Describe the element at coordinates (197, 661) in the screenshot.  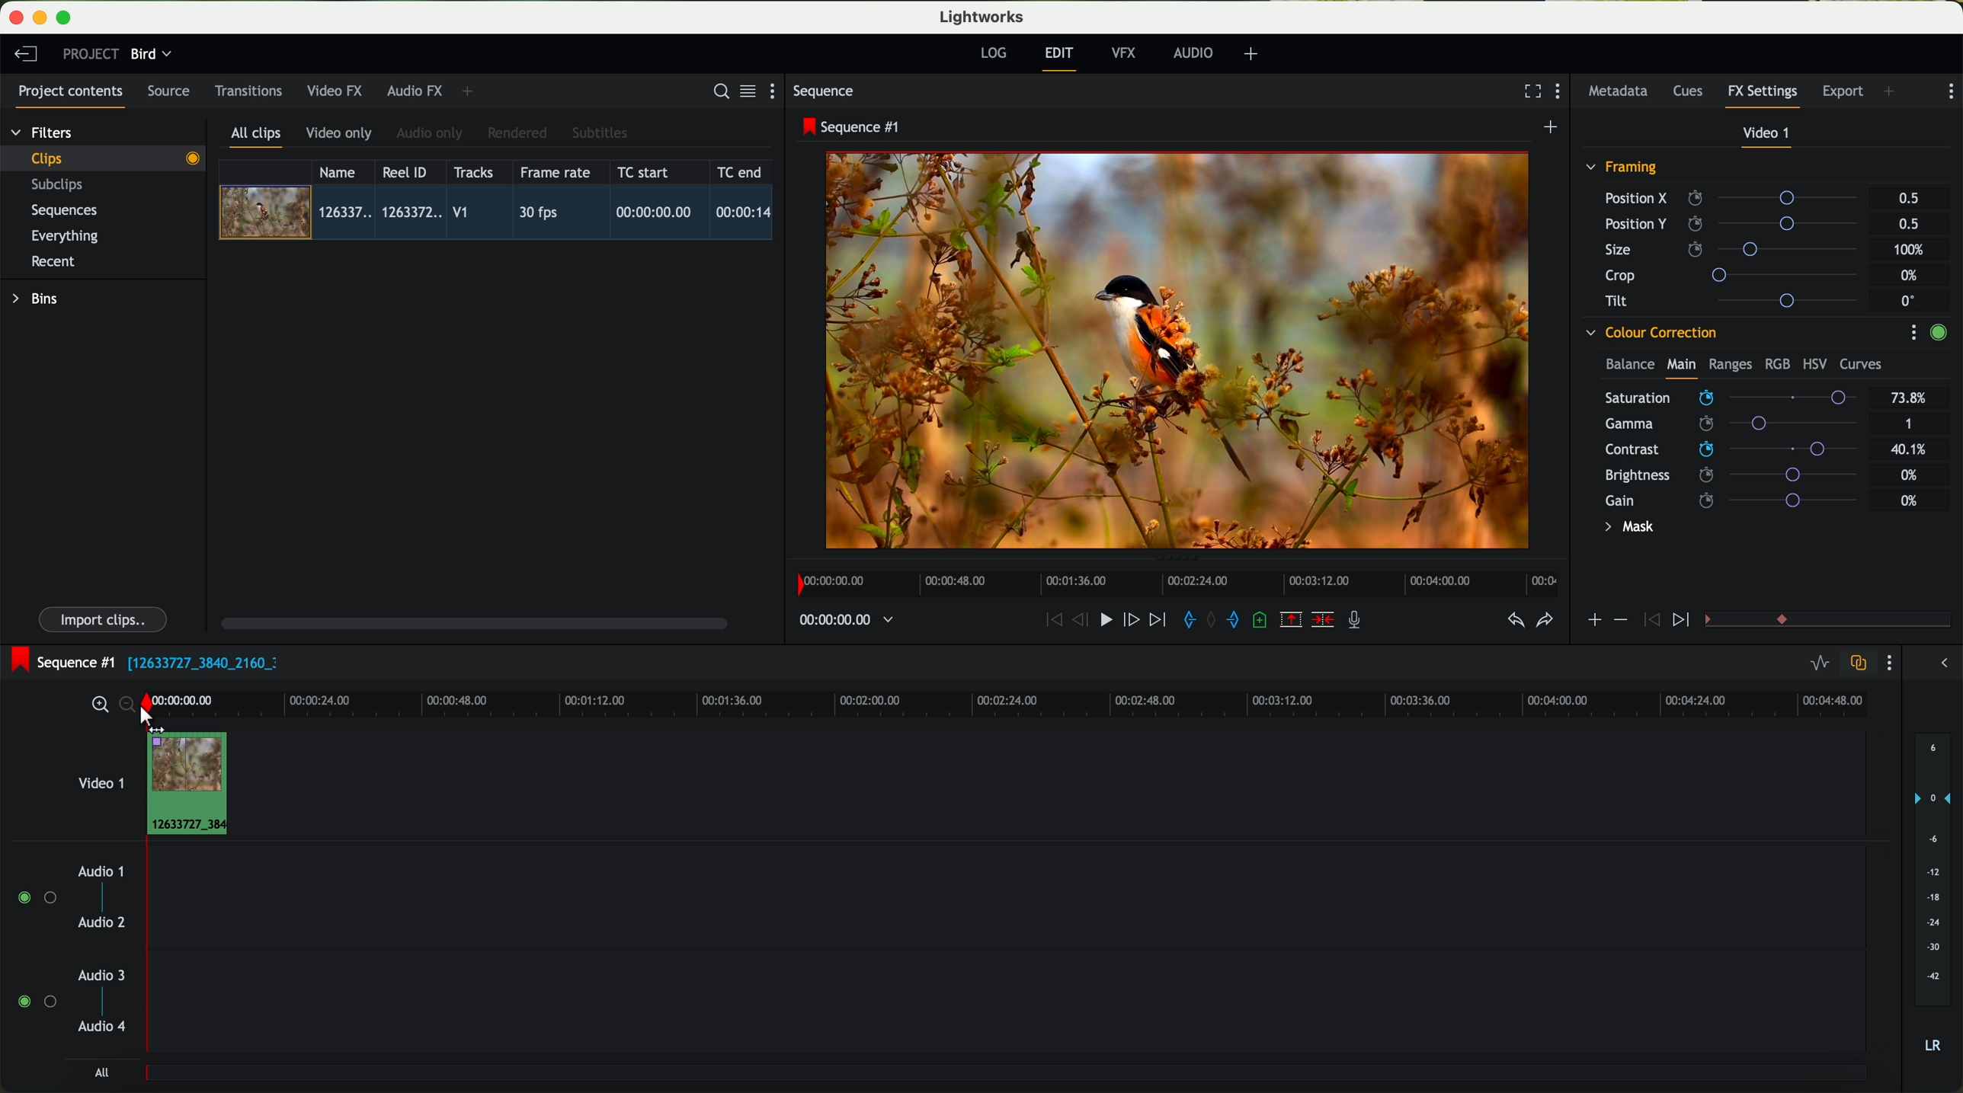
I see `black` at that location.